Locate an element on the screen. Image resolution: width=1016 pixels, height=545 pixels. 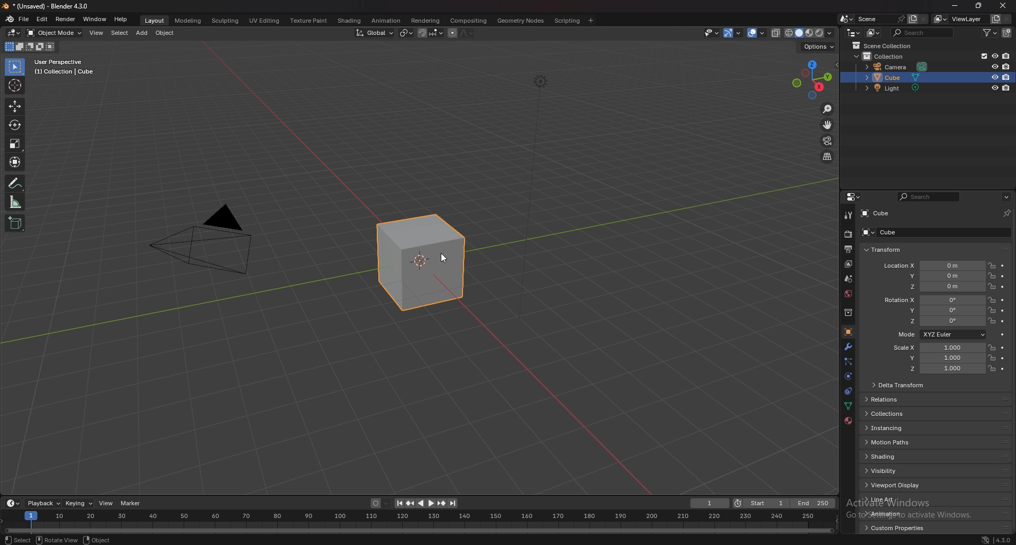
search is located at coordinates (922, 32).